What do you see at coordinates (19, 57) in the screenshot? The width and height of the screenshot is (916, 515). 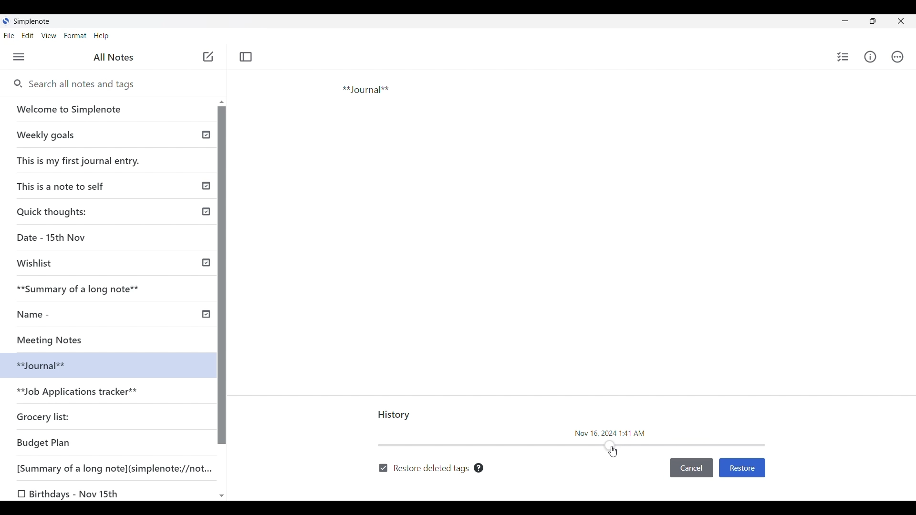 I see `Menu` at bounding box center [19, 57].